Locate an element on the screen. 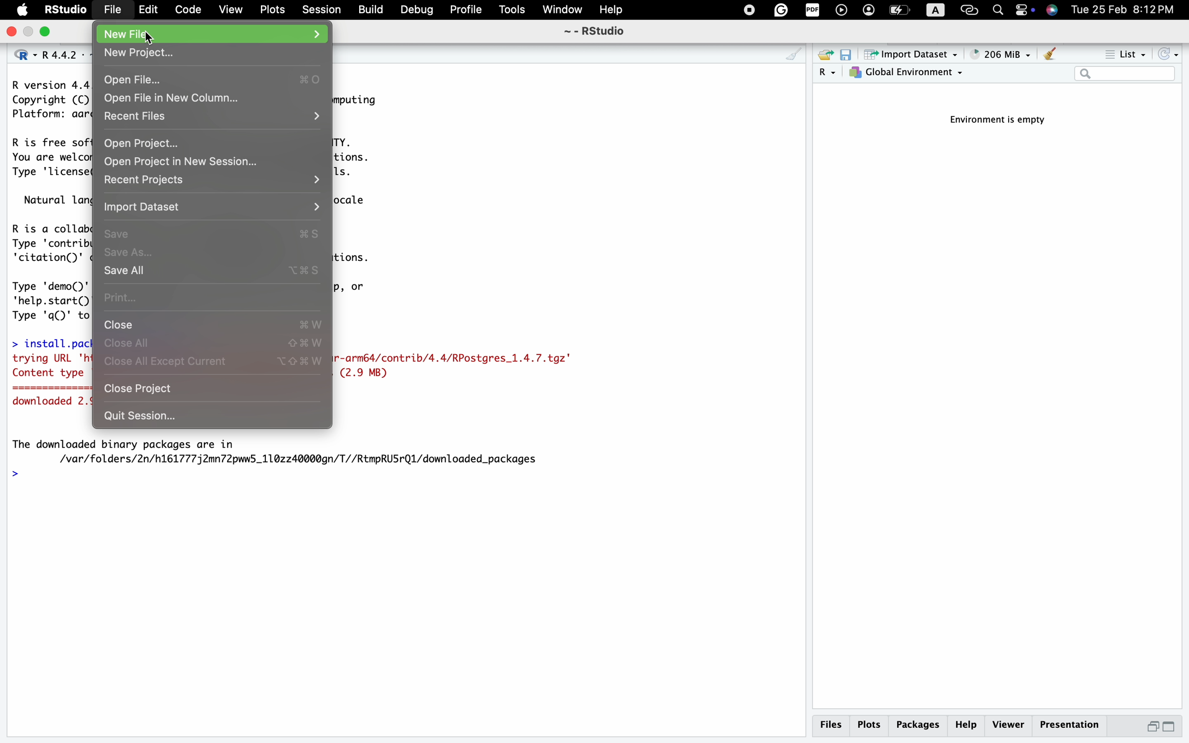 Image resolution: width=1189 pixels, height=743 pixels. open file in new column is located at coordinates (180, 98).